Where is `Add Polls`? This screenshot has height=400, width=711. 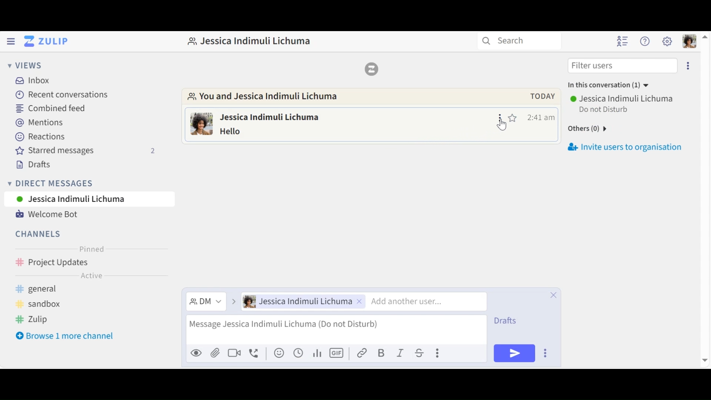
Add Polls is located at coordinates (316, 353).